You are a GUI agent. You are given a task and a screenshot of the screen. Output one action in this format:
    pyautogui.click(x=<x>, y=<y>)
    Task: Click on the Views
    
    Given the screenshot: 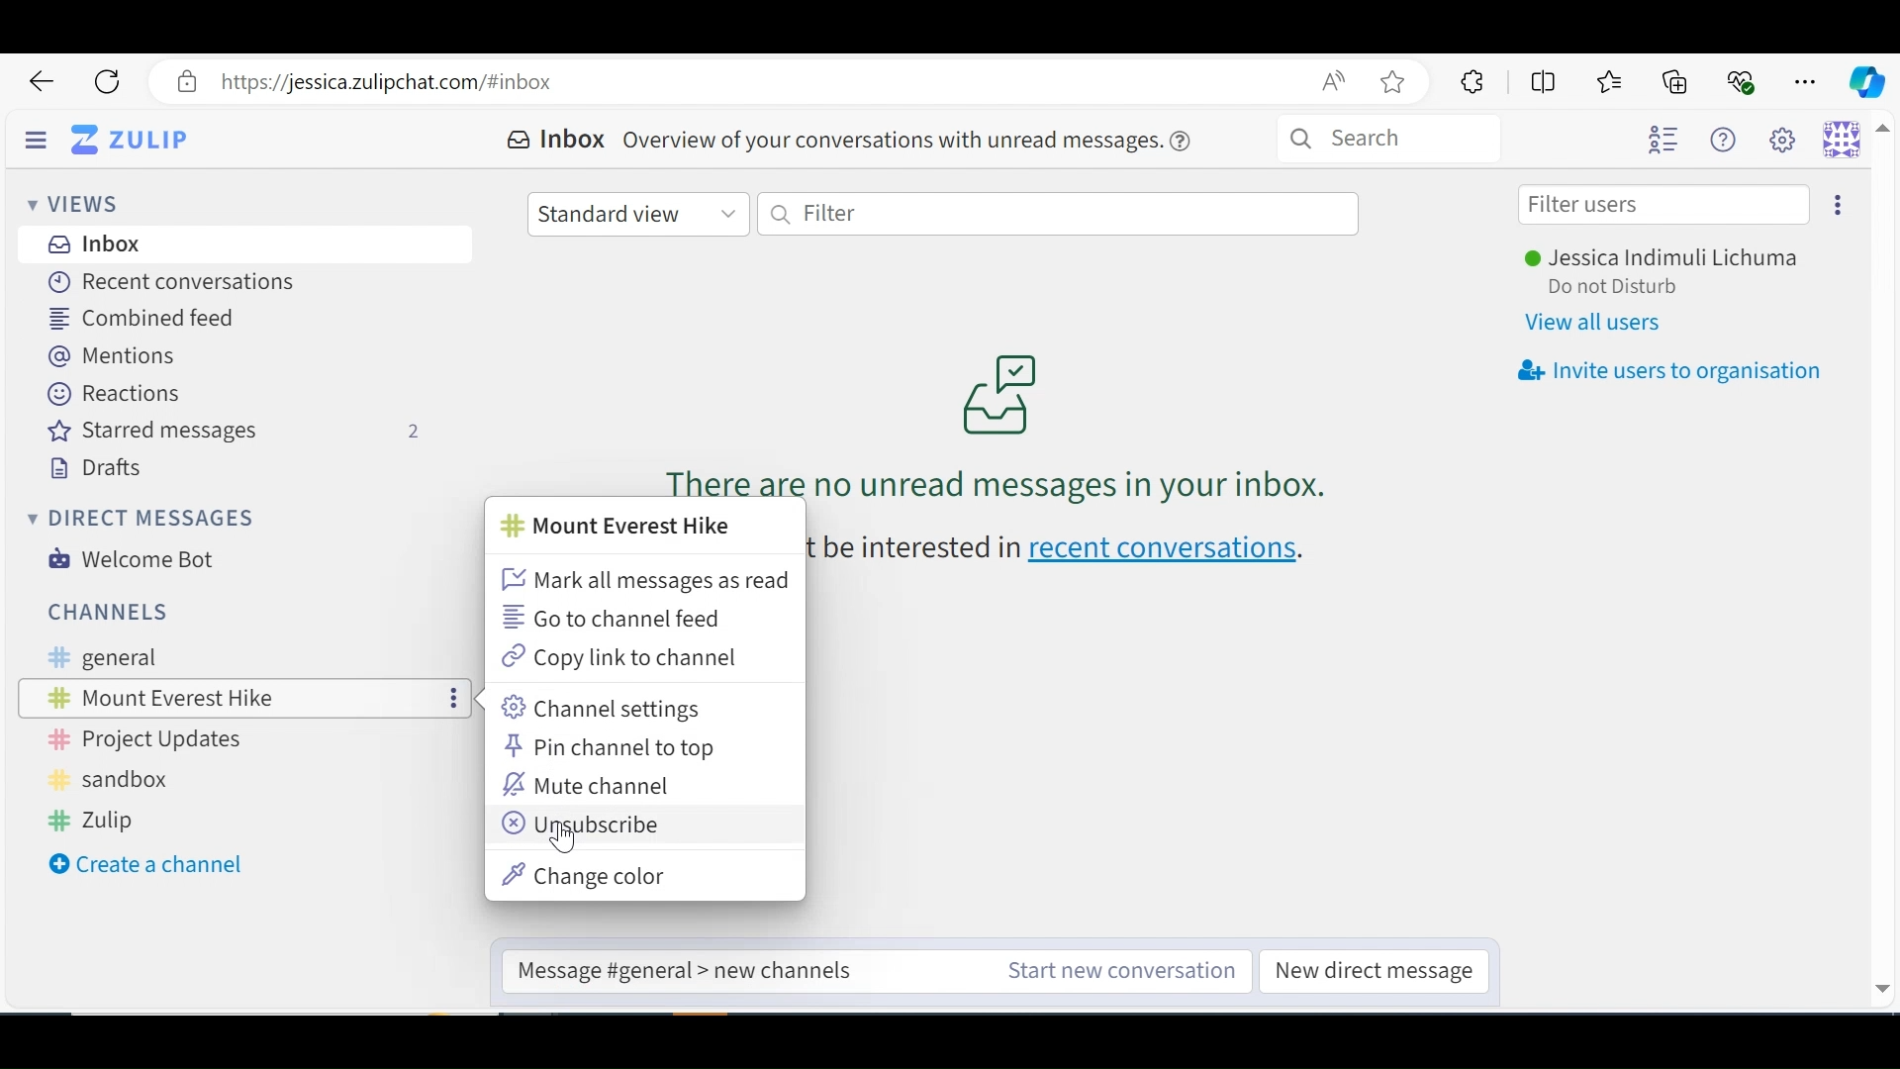 What is the action you would take?
    pyautogui.click(x=72, y=202)
    